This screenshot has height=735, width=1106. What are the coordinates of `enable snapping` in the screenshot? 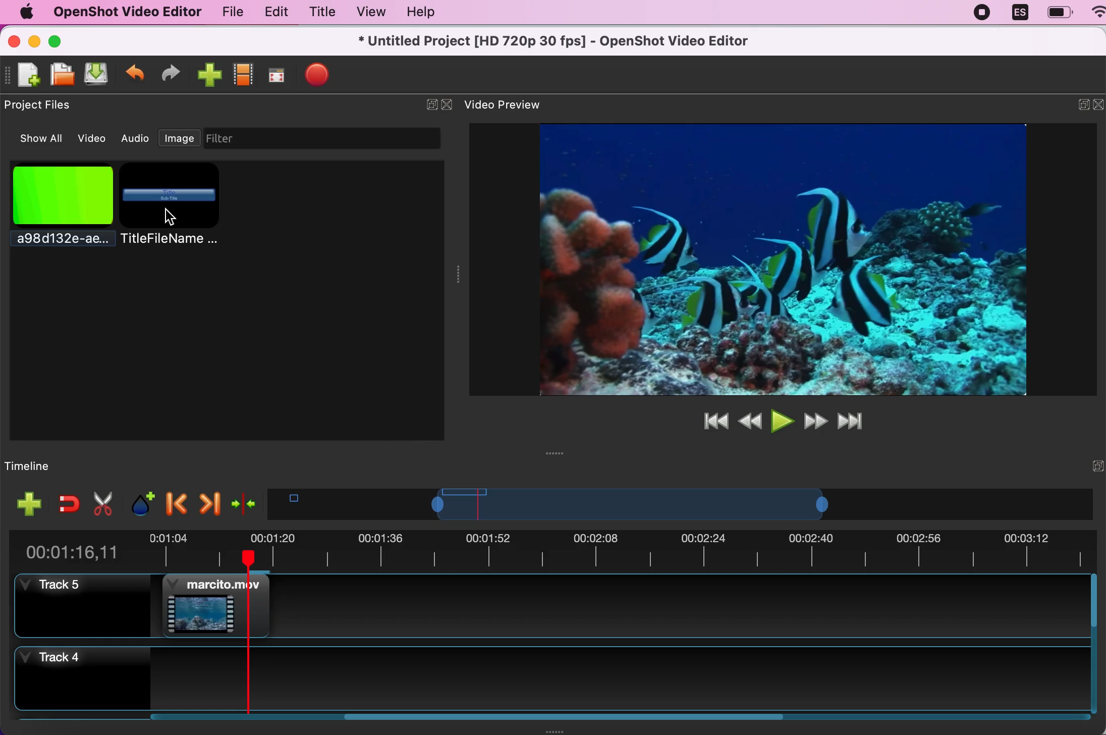 It's located at (65, 503).